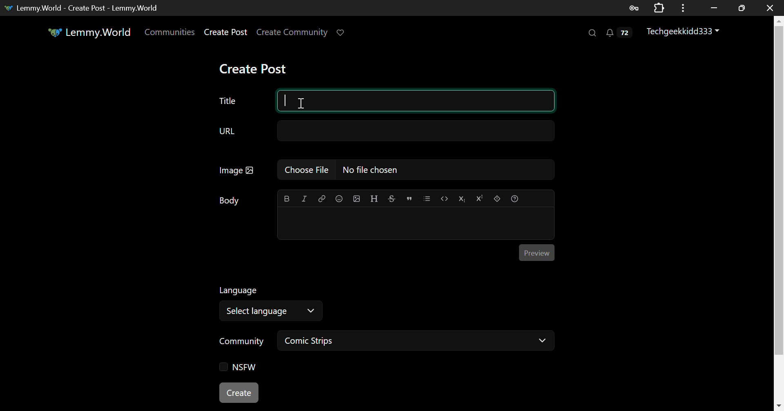 The height and width of the screenshot is (411, 784). I want to click on Lemmy.World - Create Post - Lemmy.World, so click(85, 8).